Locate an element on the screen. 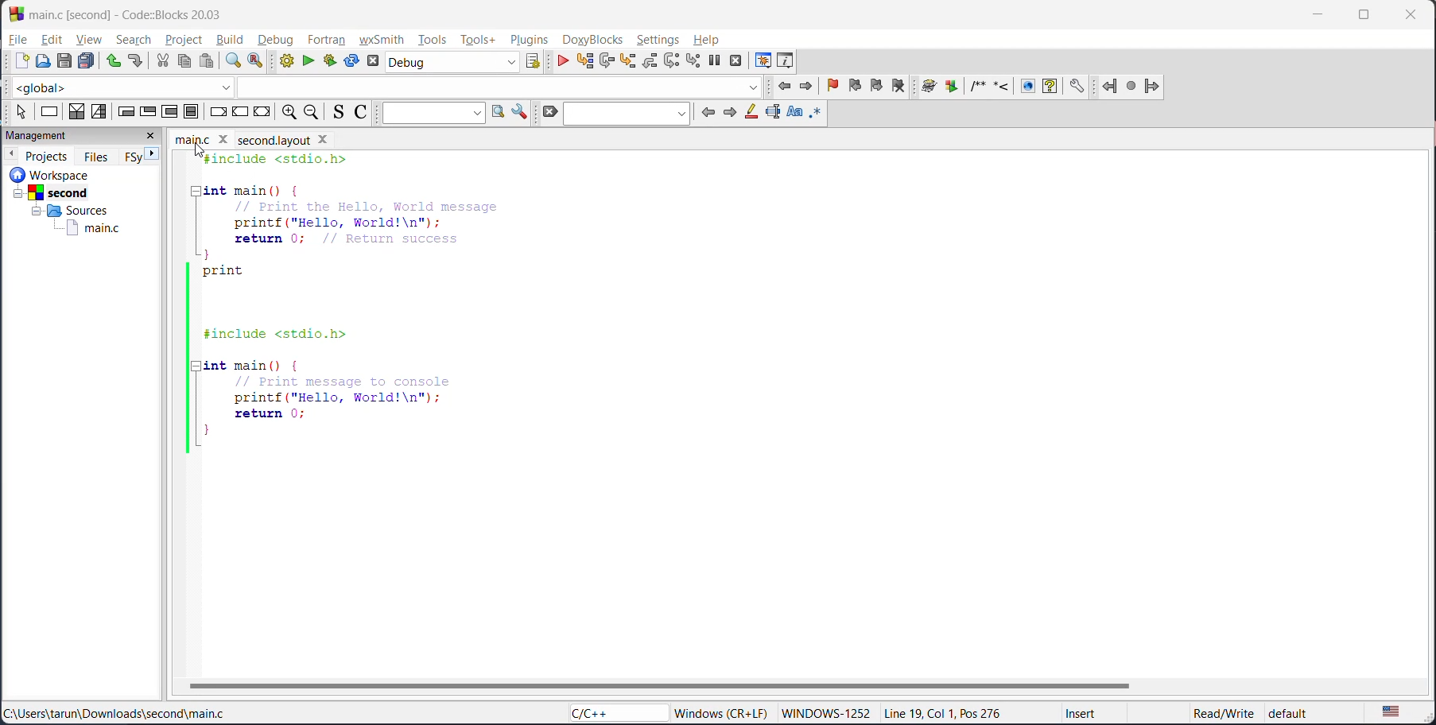 The height and width of the screenshot is (725, 1436). exit condition loop is located at coordinates (147, 113).